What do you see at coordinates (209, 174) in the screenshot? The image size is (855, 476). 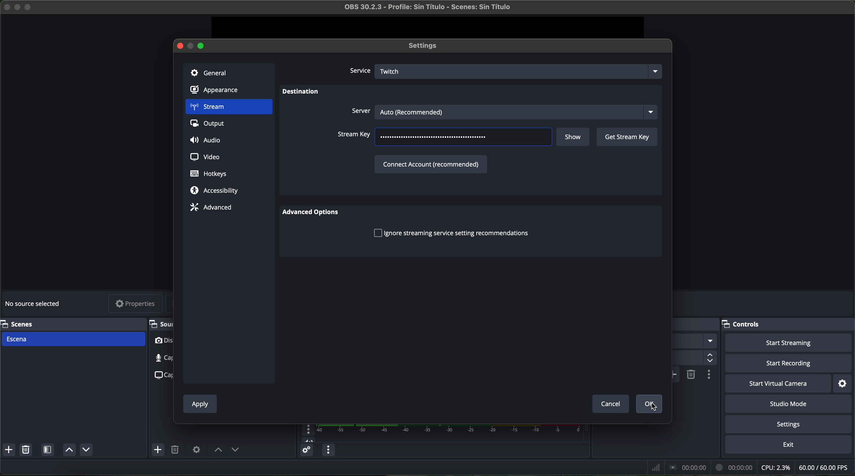 I see `hotkeys` at bounding box center [209, 174].